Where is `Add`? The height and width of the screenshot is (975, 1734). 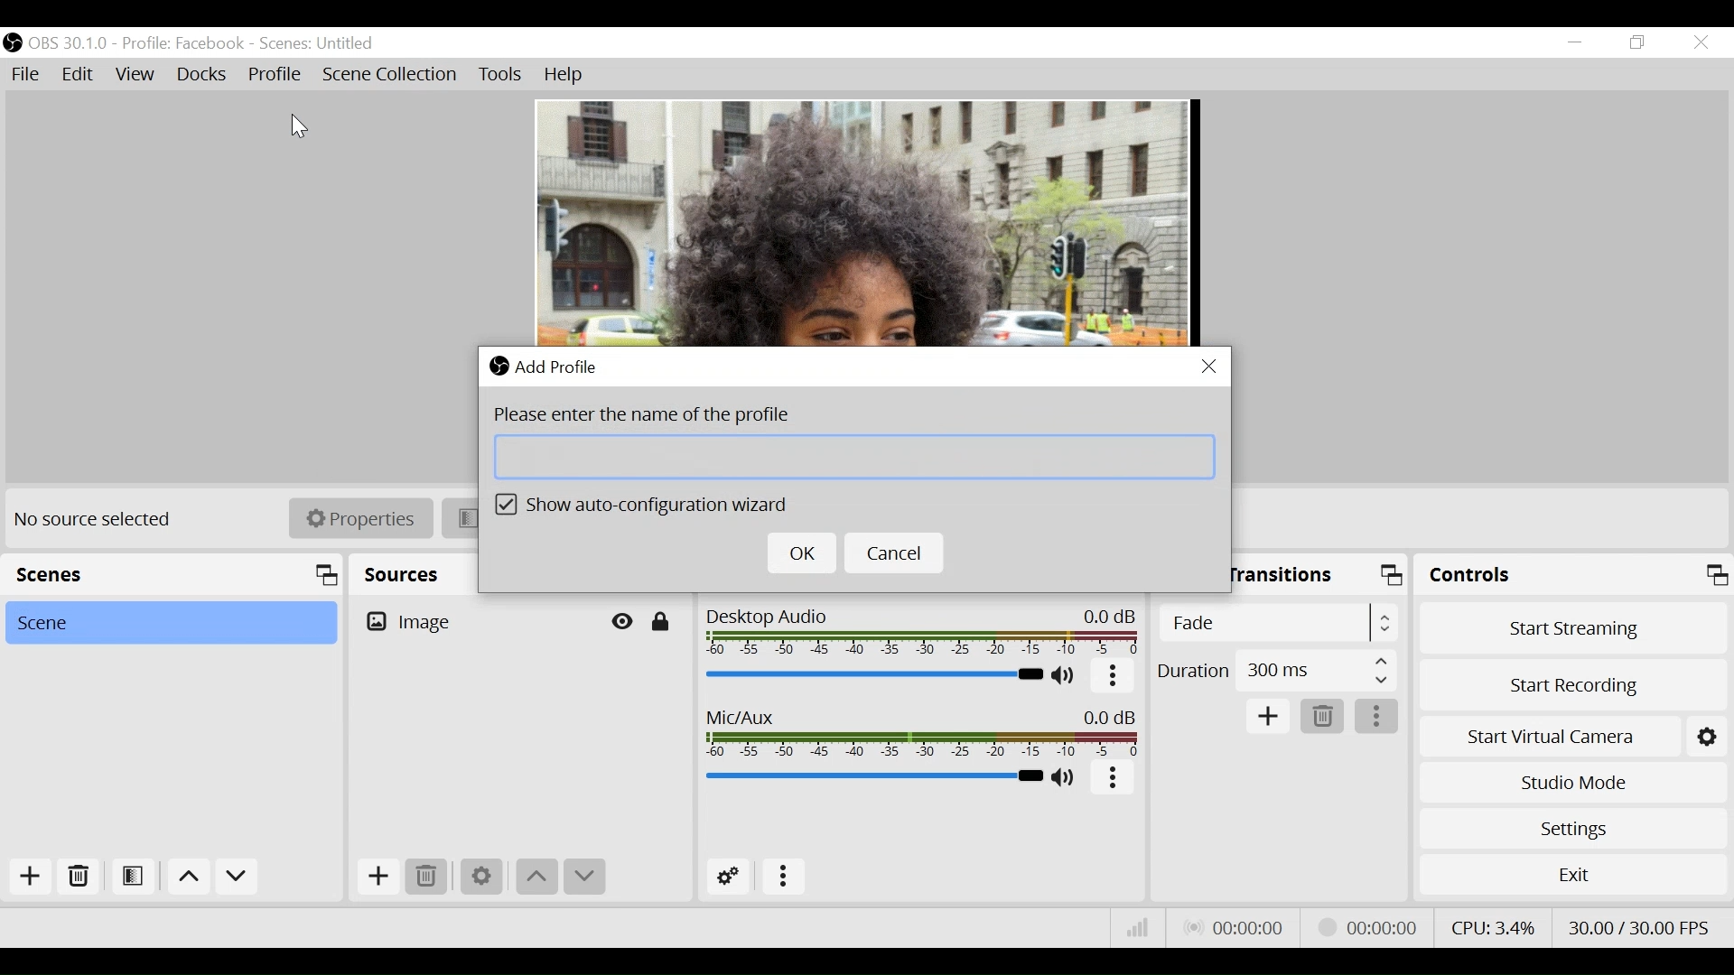 Add is located at coordinates (1270, 718).